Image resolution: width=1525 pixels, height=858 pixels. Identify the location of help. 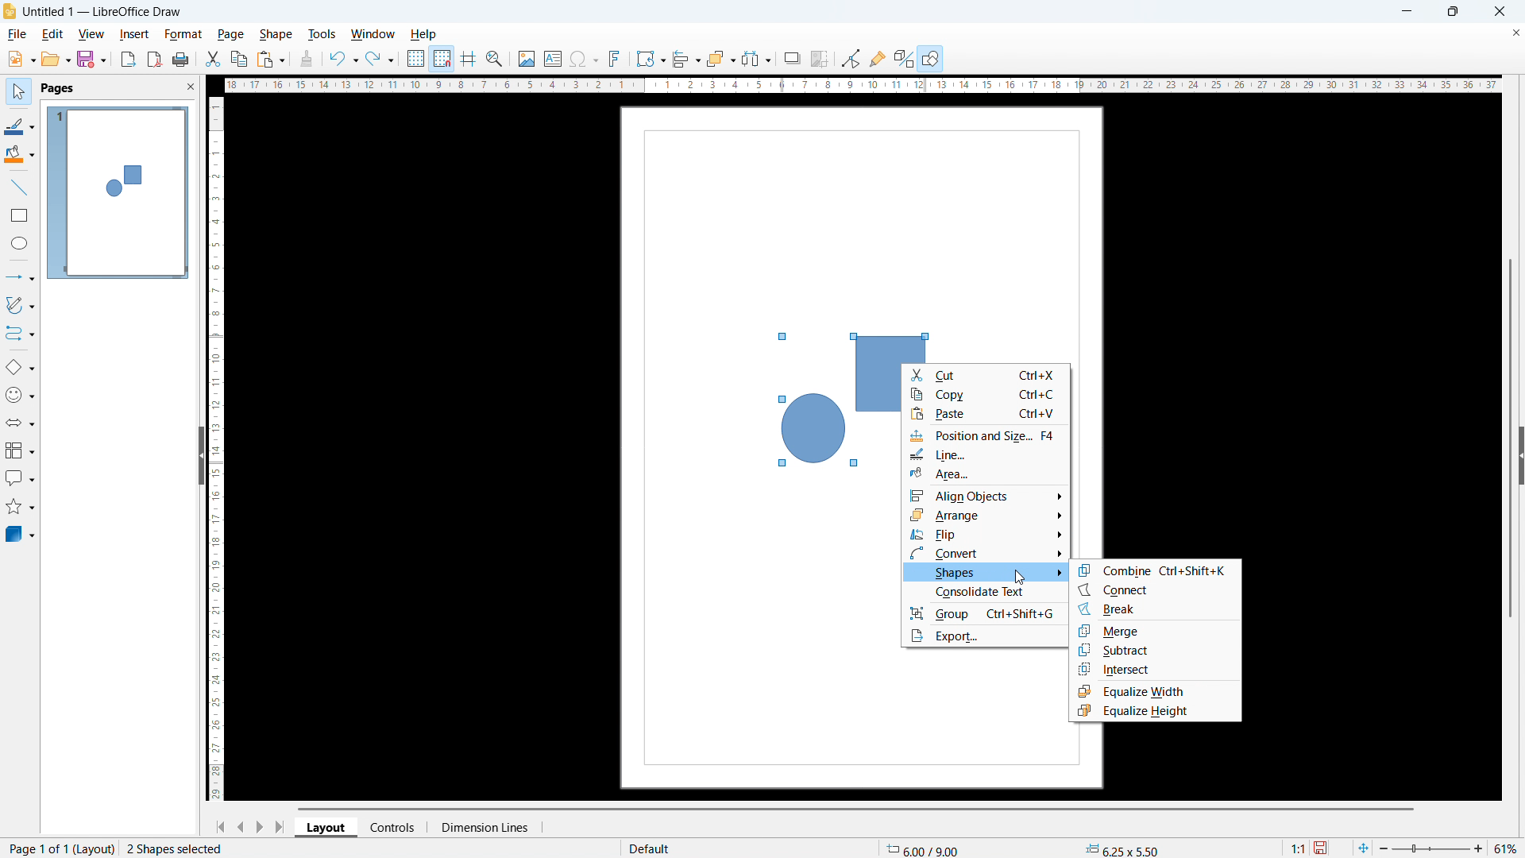
(424, 35).